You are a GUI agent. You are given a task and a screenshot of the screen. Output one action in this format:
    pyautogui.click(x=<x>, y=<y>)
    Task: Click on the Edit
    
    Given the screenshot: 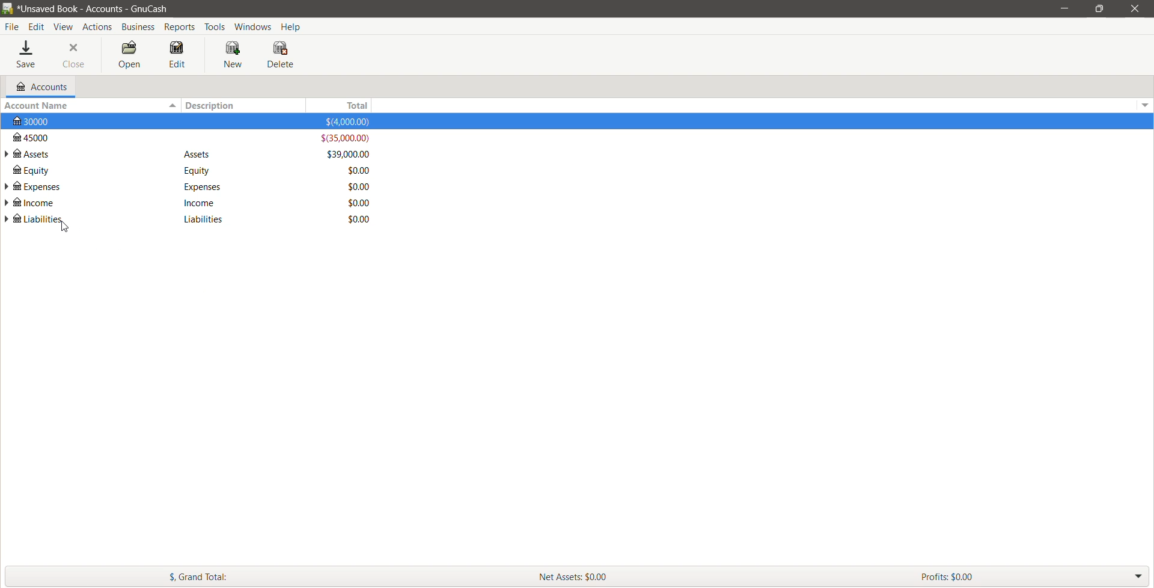 What is the action you would take?
    pyautogui.click(x=178, y=55)
    